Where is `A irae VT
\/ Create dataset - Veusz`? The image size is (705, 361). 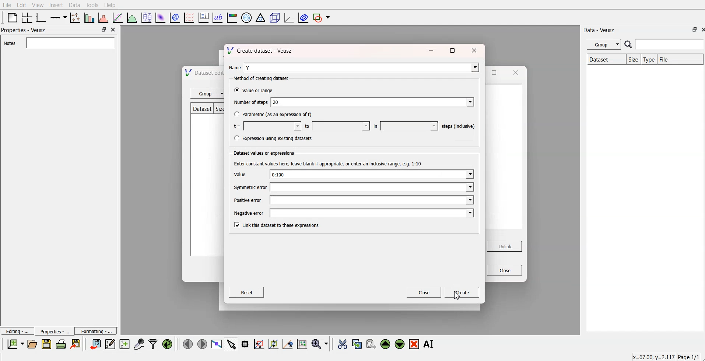 A irae VT
\/ Create dataset - Veusz is located at coordinates (260, 49).